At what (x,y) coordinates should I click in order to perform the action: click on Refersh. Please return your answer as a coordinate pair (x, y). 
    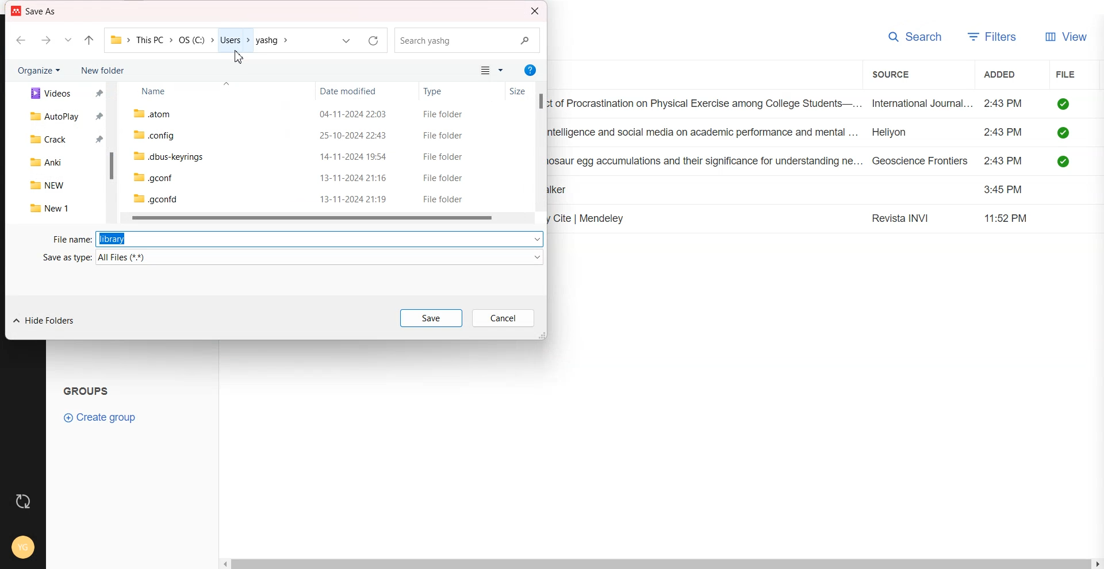
    Looking at the image, I should click on (373, 40).